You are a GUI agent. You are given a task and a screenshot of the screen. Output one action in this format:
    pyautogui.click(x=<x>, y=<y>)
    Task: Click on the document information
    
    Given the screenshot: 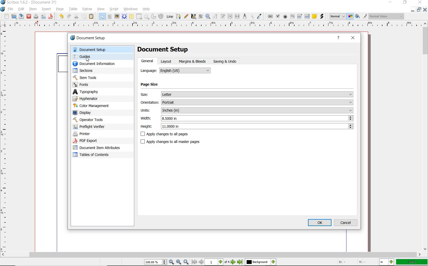 What is the action you would take?
    pyautogui.click(x=99, y=64)
    